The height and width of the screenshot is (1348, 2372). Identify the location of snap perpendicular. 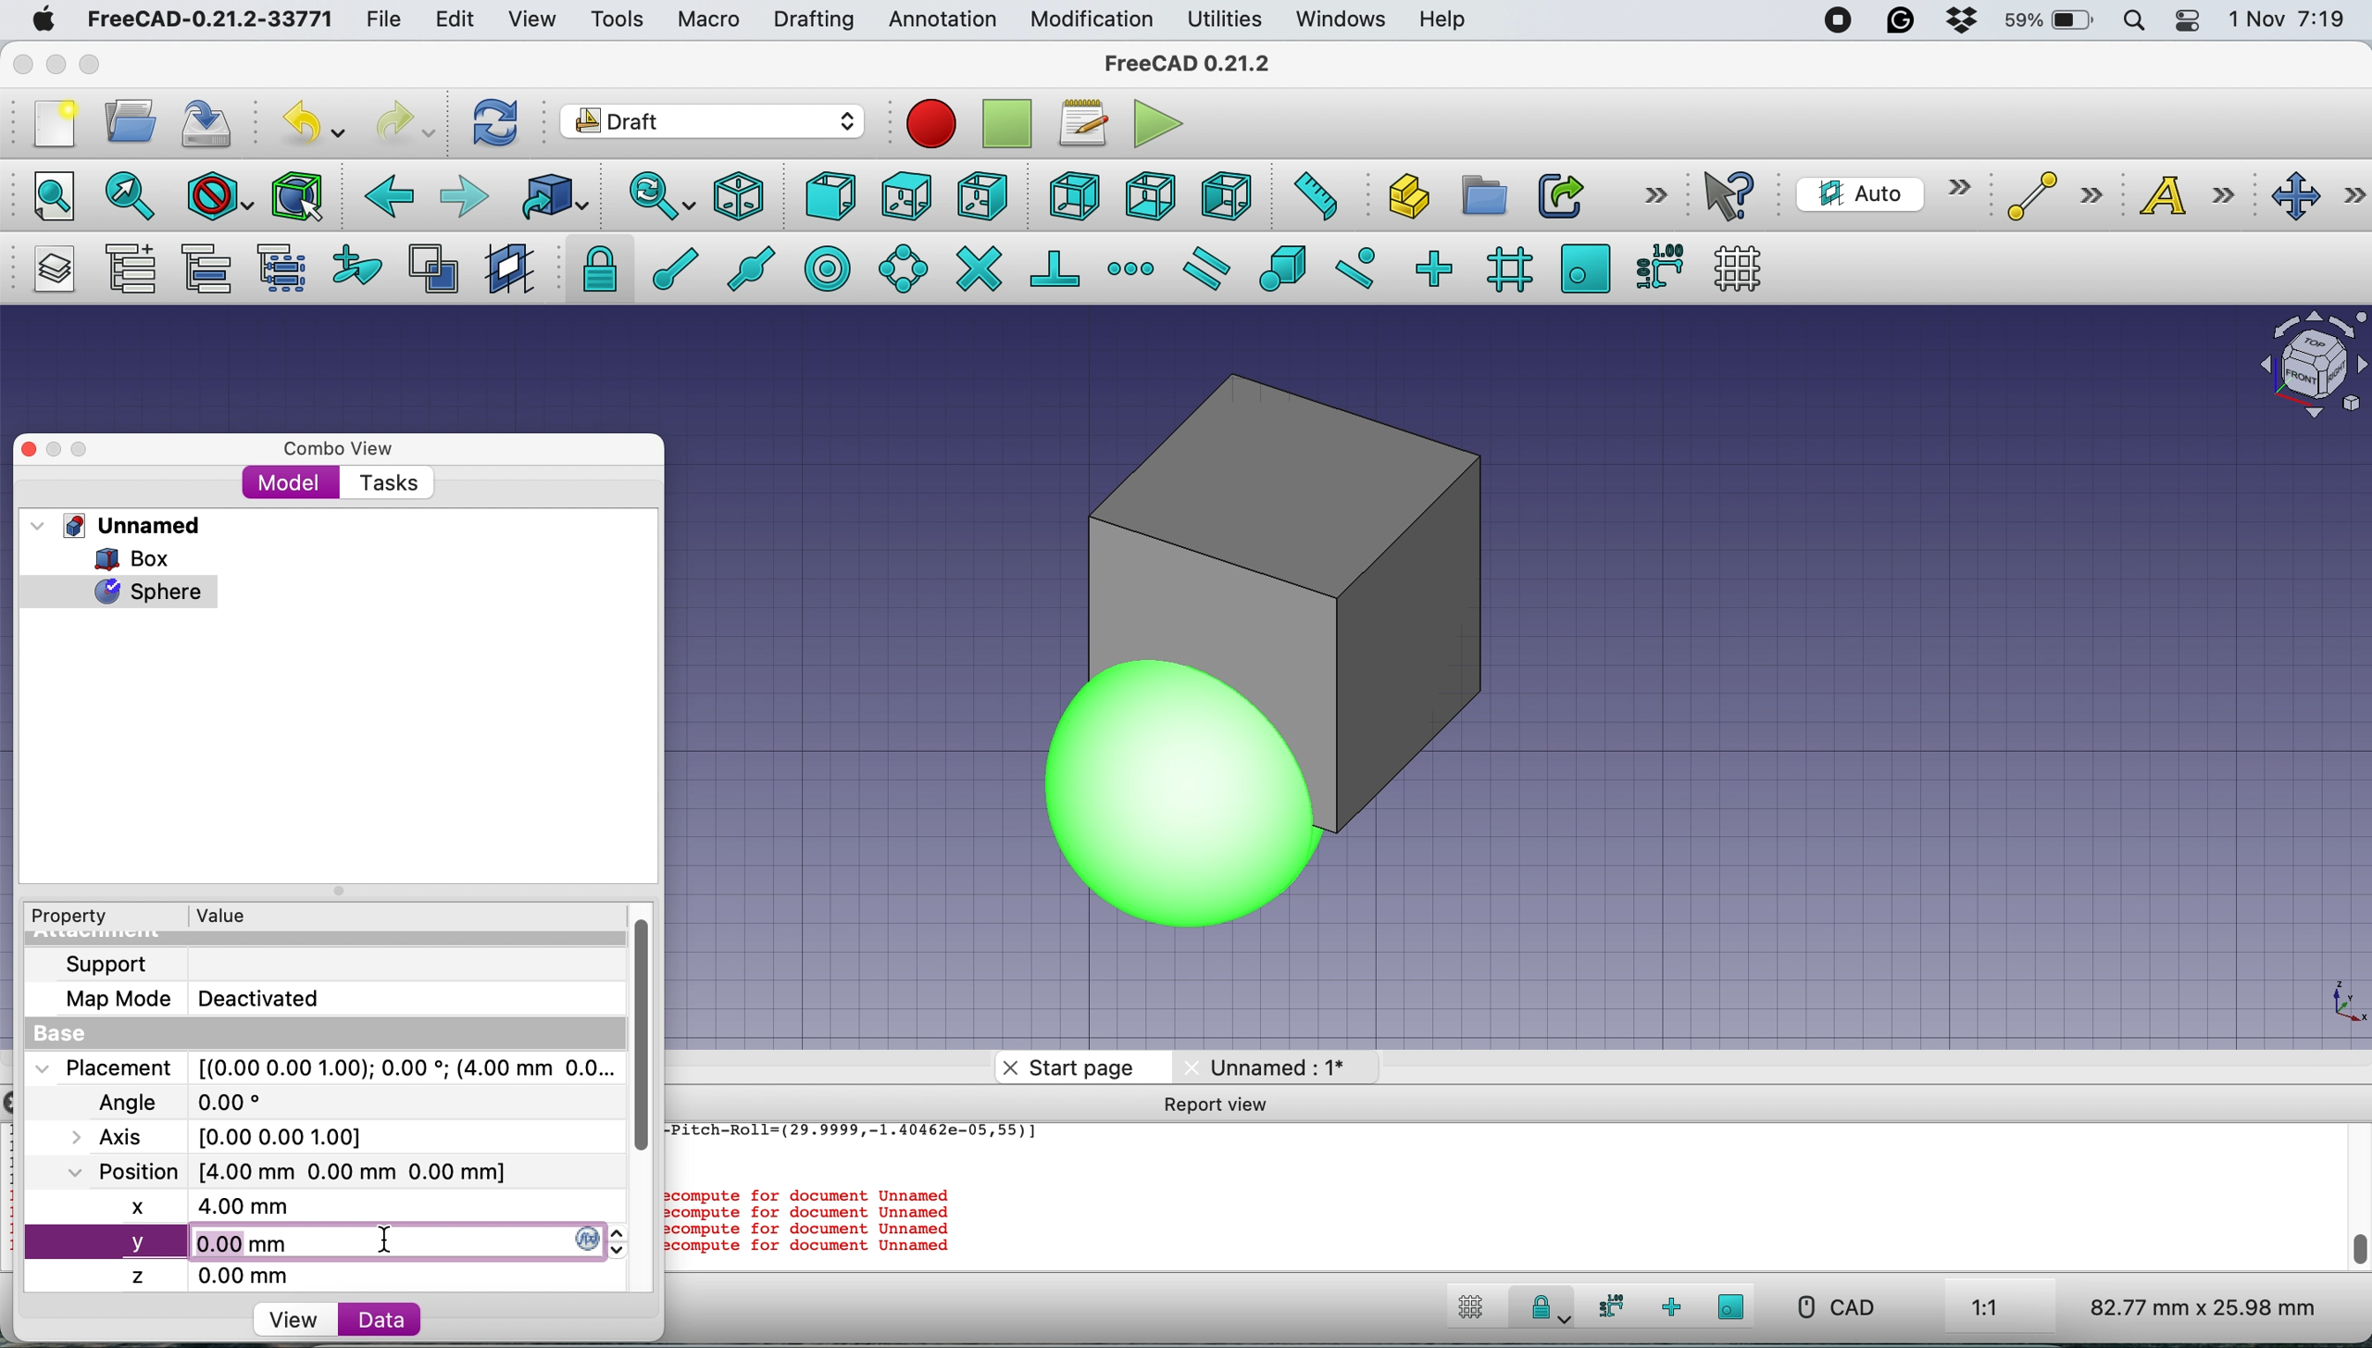
(1057, 268).